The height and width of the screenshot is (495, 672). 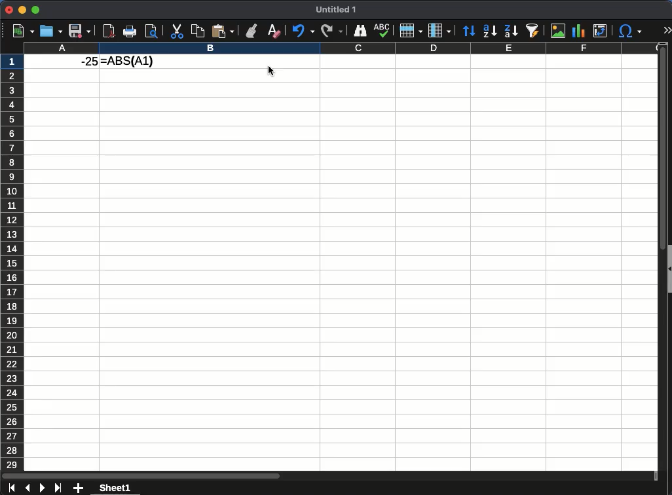 What do you see at coordinates (439, 29) in the screenshot?
I see `column` at bounding box center [439, 29].